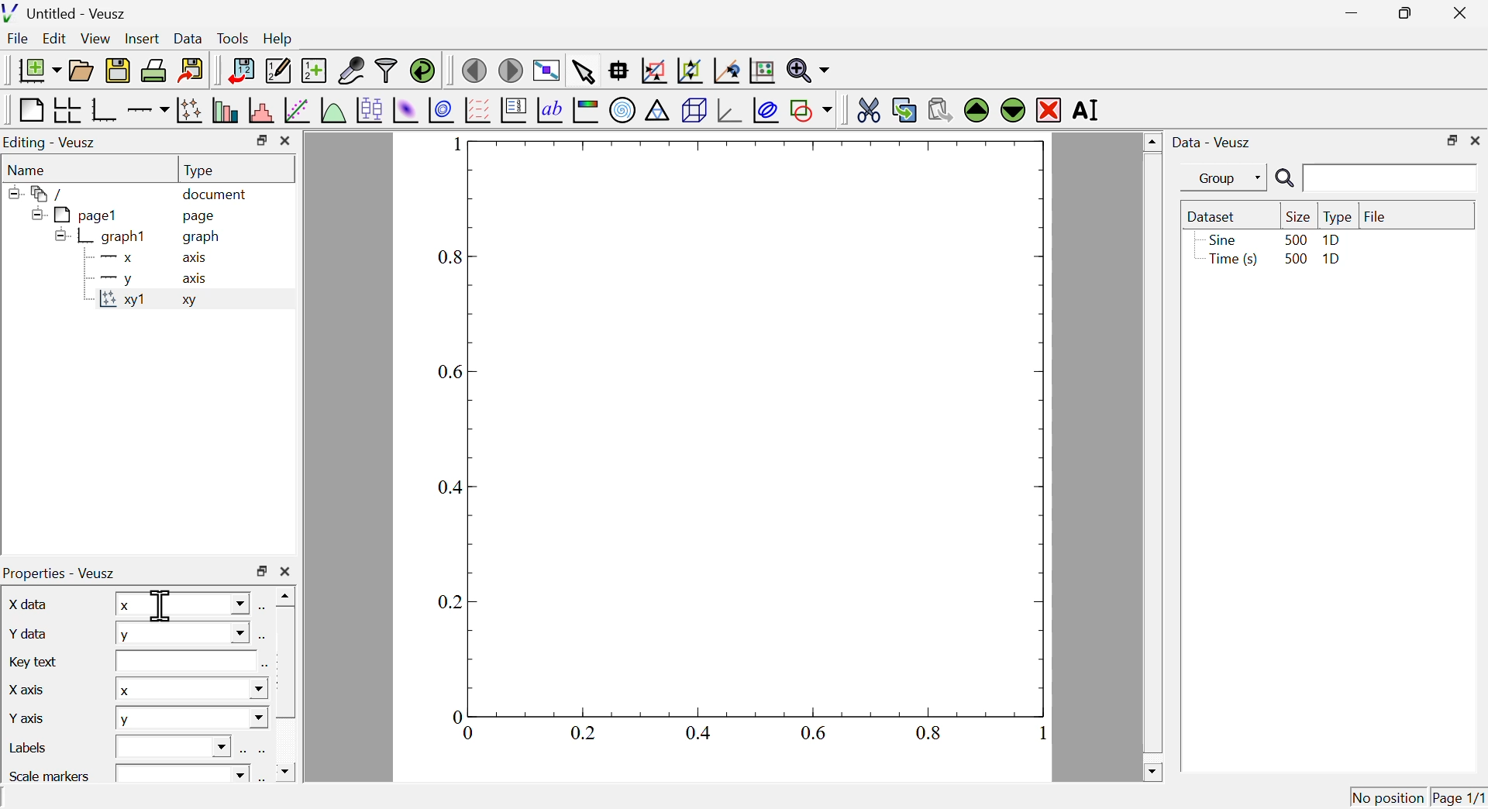 Image resolution: width=1488 pixels, height=809 pixels. I want to click on plot box plots, so click(368, 108).